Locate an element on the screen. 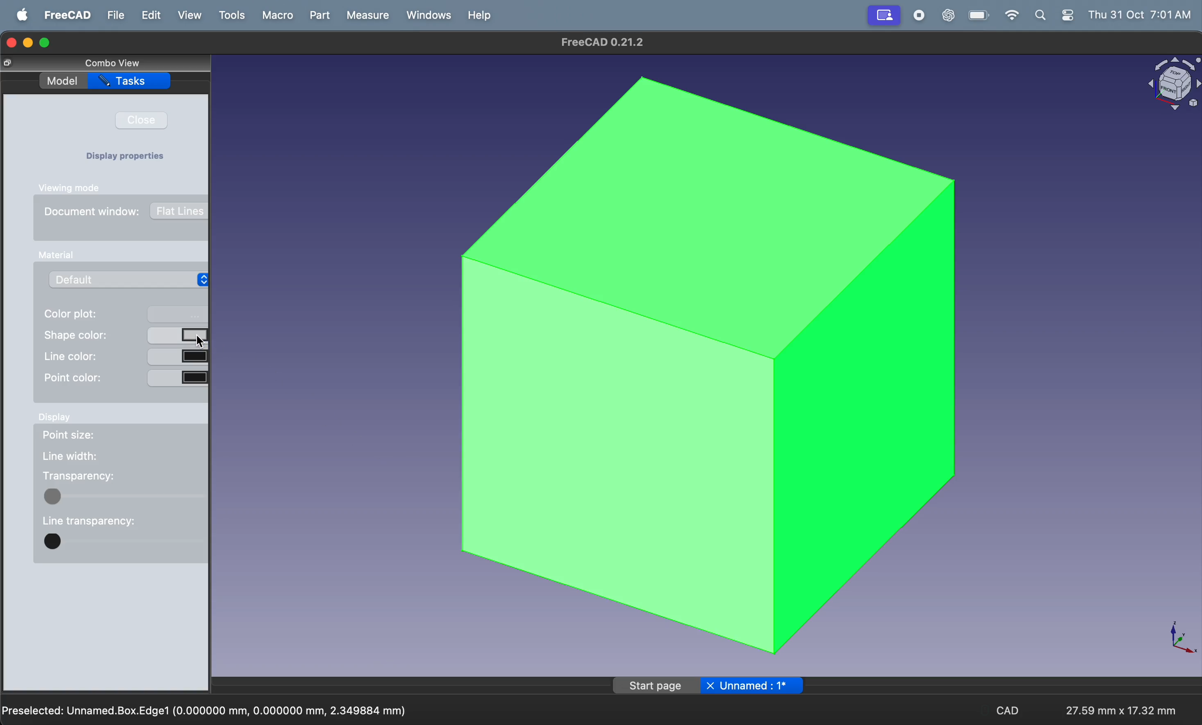 The width and height of the screenshot is (1202, 725). line width is located at coordinates (71, 456).